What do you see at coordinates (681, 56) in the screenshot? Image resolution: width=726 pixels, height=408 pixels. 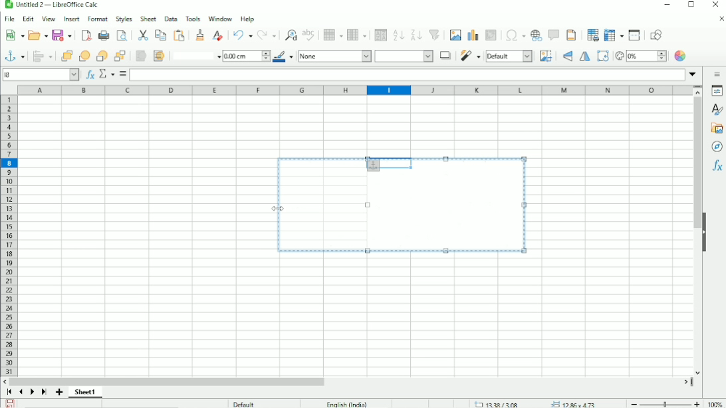 I see `Color` at bounding box center [681, 56].